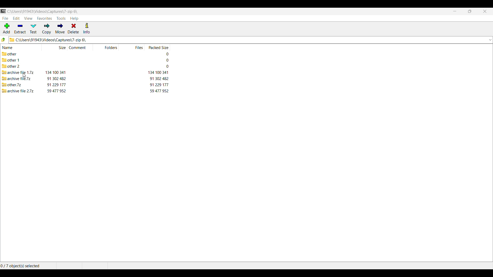  I want to click on Resize, so click(470, 11).